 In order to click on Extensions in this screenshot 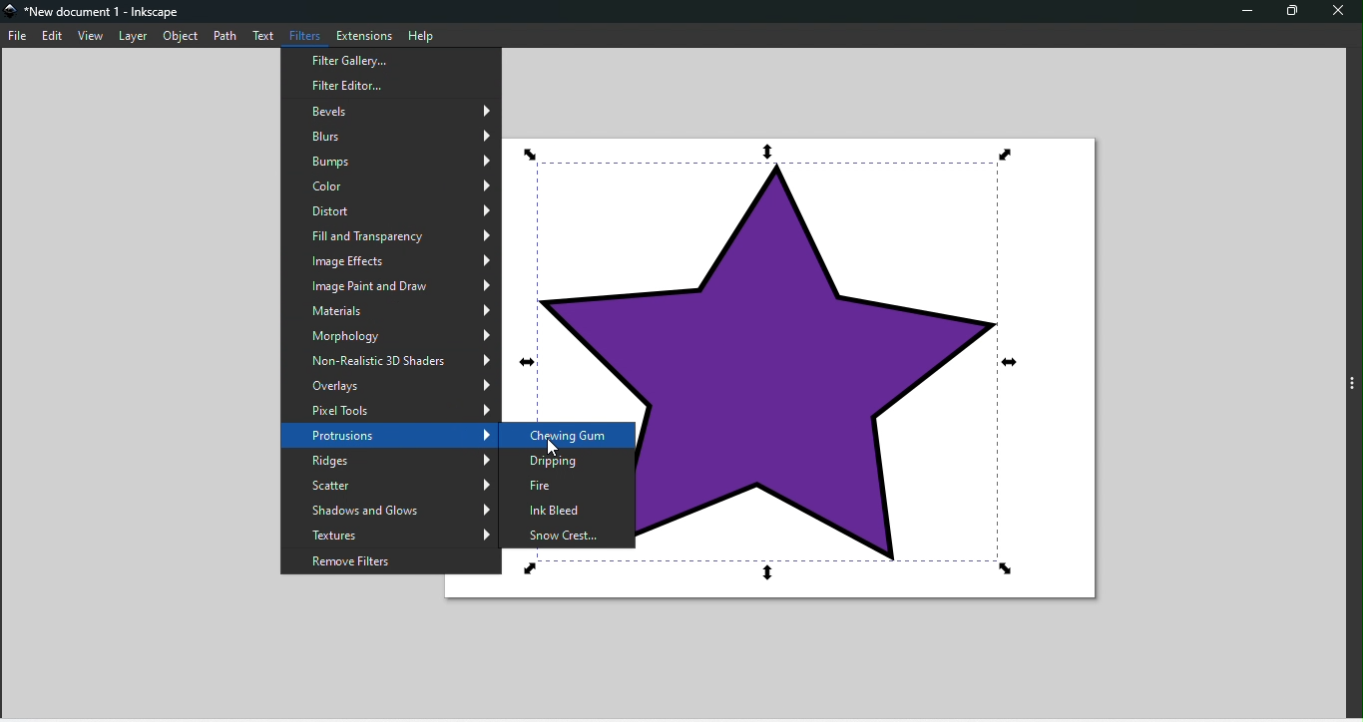, I will do `click(363, 34)`.